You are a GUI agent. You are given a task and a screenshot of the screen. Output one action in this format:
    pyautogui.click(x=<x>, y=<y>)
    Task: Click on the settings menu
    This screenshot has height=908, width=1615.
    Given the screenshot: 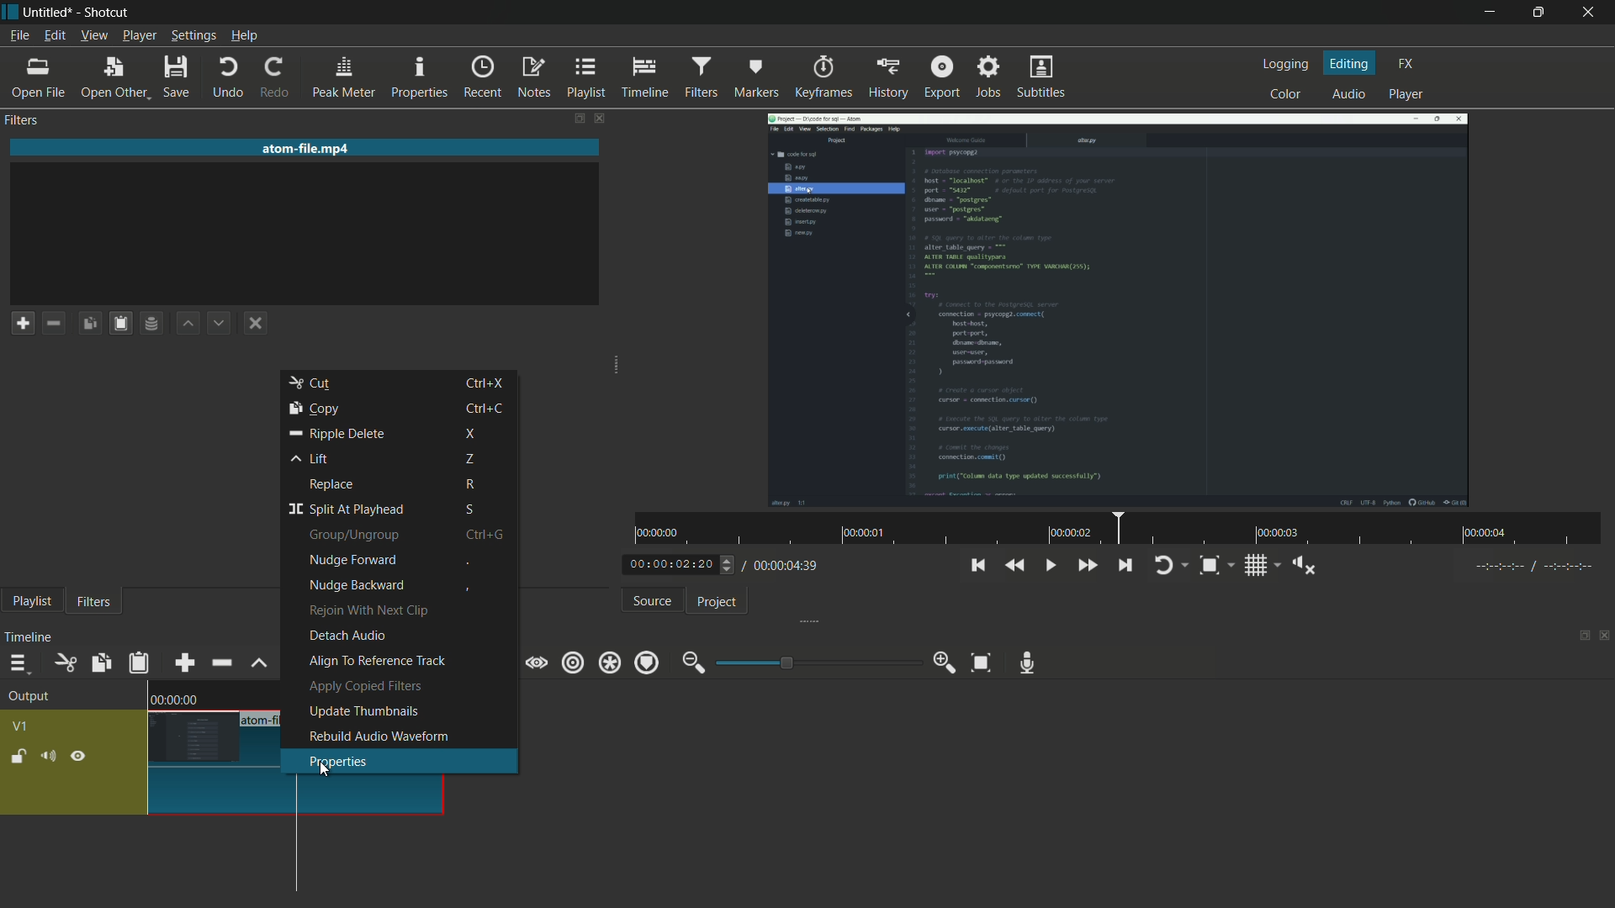 What is the action you would take?
    pyautogui.click(x=194, y=36)
    